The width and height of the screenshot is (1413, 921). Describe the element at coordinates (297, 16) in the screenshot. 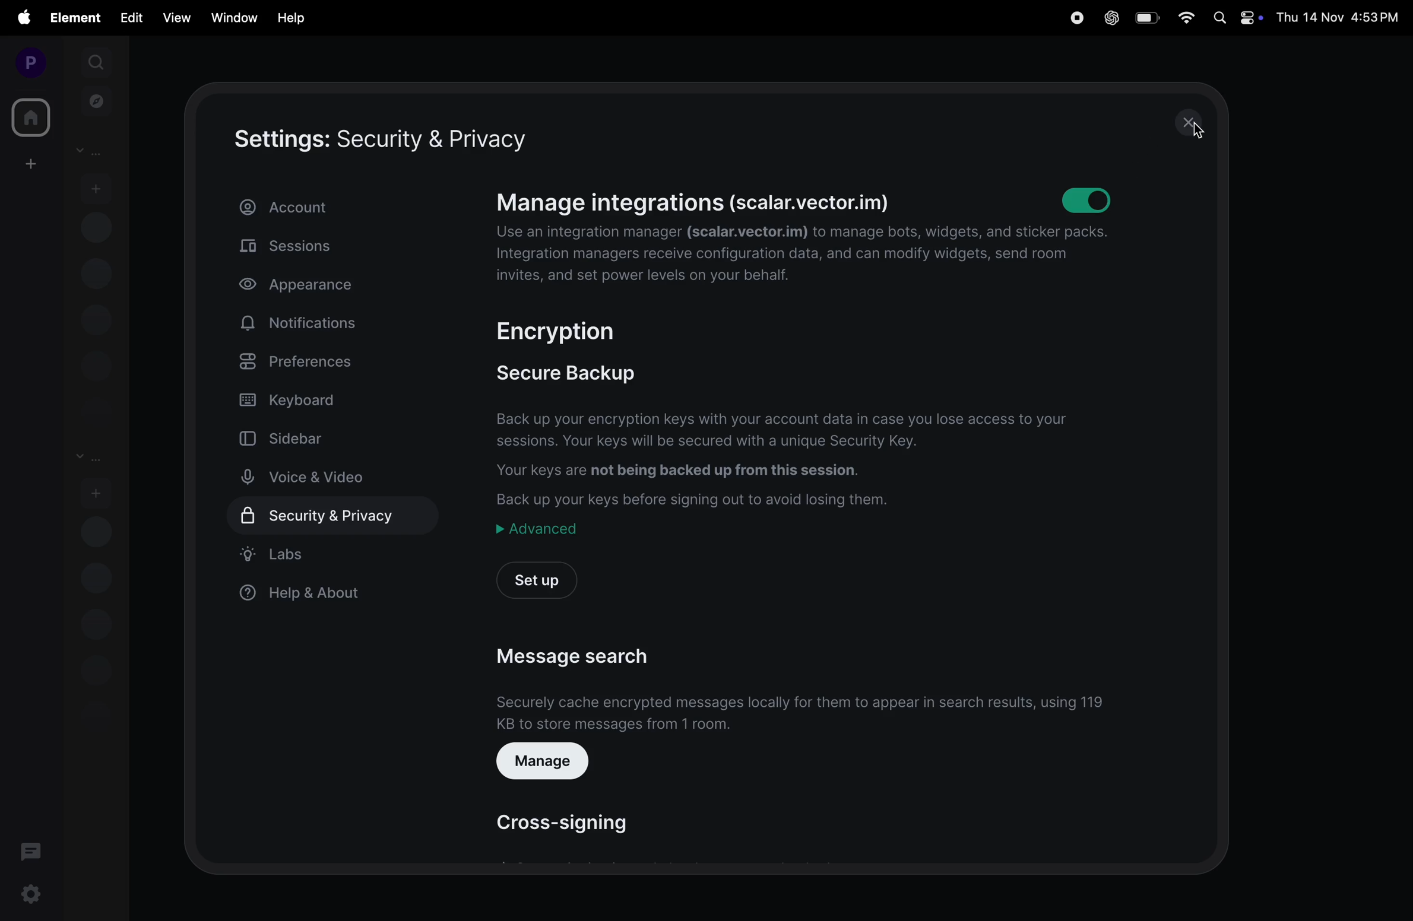

I see `help` at that location.